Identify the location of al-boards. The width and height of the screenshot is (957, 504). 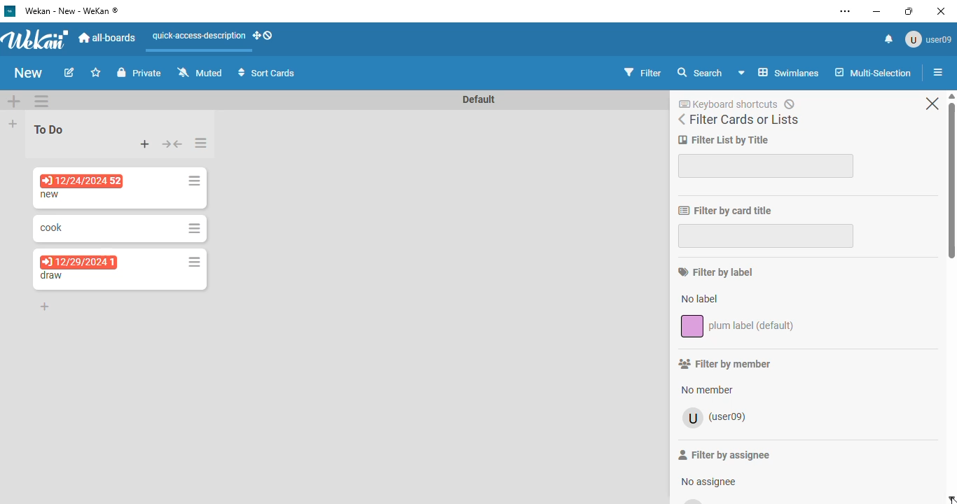
(108, 38).